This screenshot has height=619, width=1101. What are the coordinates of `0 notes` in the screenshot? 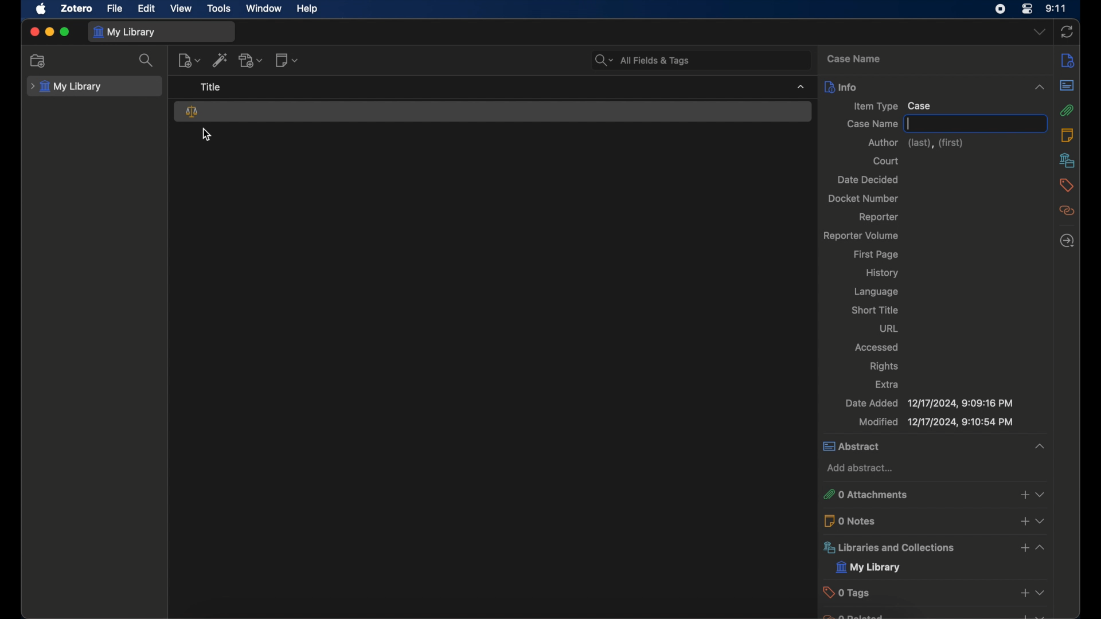 It's located at (934, 522).